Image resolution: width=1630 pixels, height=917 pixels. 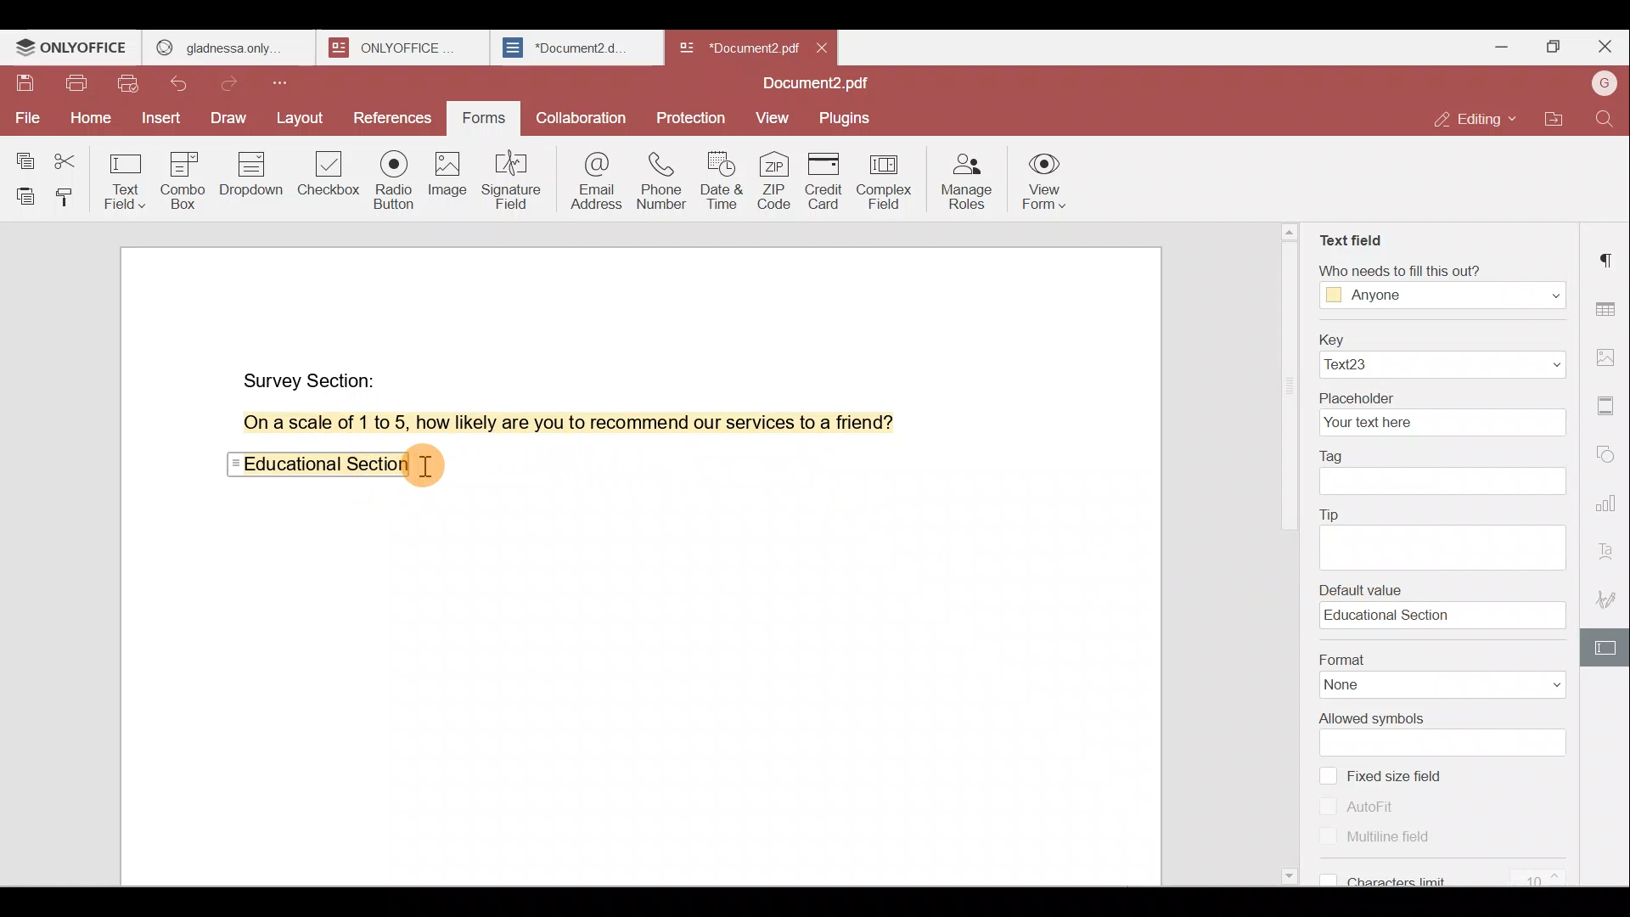 What do you see at coordinates (1554, 121) in the screenshot?
I see `Open file location` at bounding box center [1554, 121].